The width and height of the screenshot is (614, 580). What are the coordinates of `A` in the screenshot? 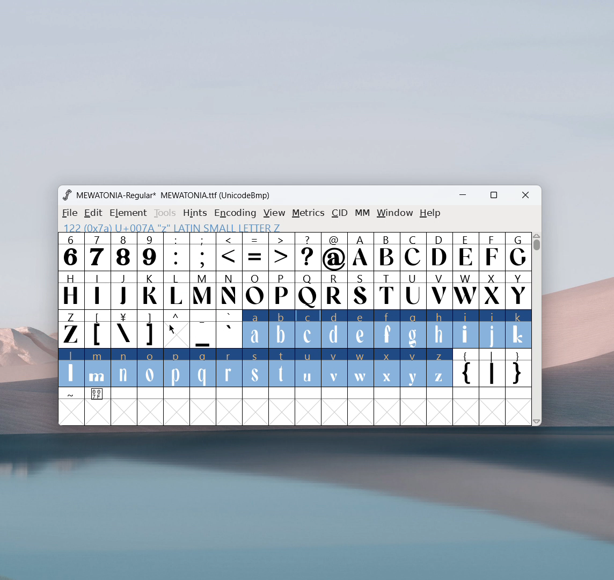 It's located at (361, 252).